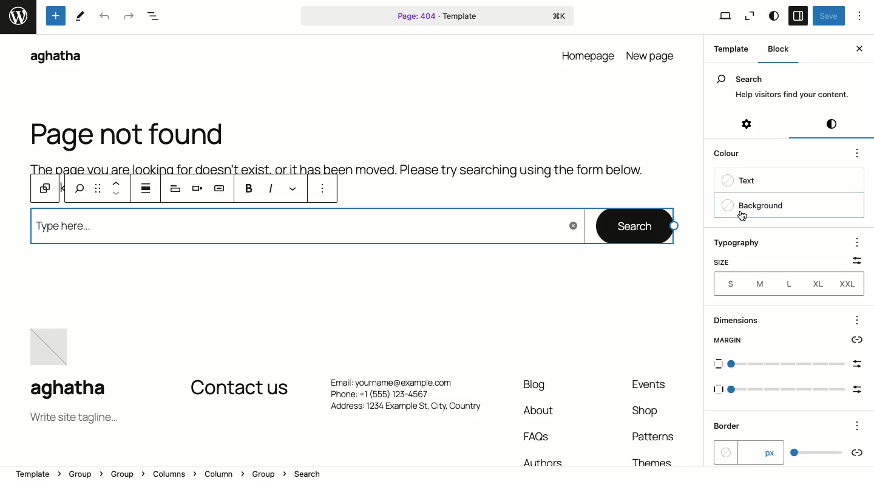  Describe the element at coordinates (790, 80) in the screenshot. I see `Search` at that location.